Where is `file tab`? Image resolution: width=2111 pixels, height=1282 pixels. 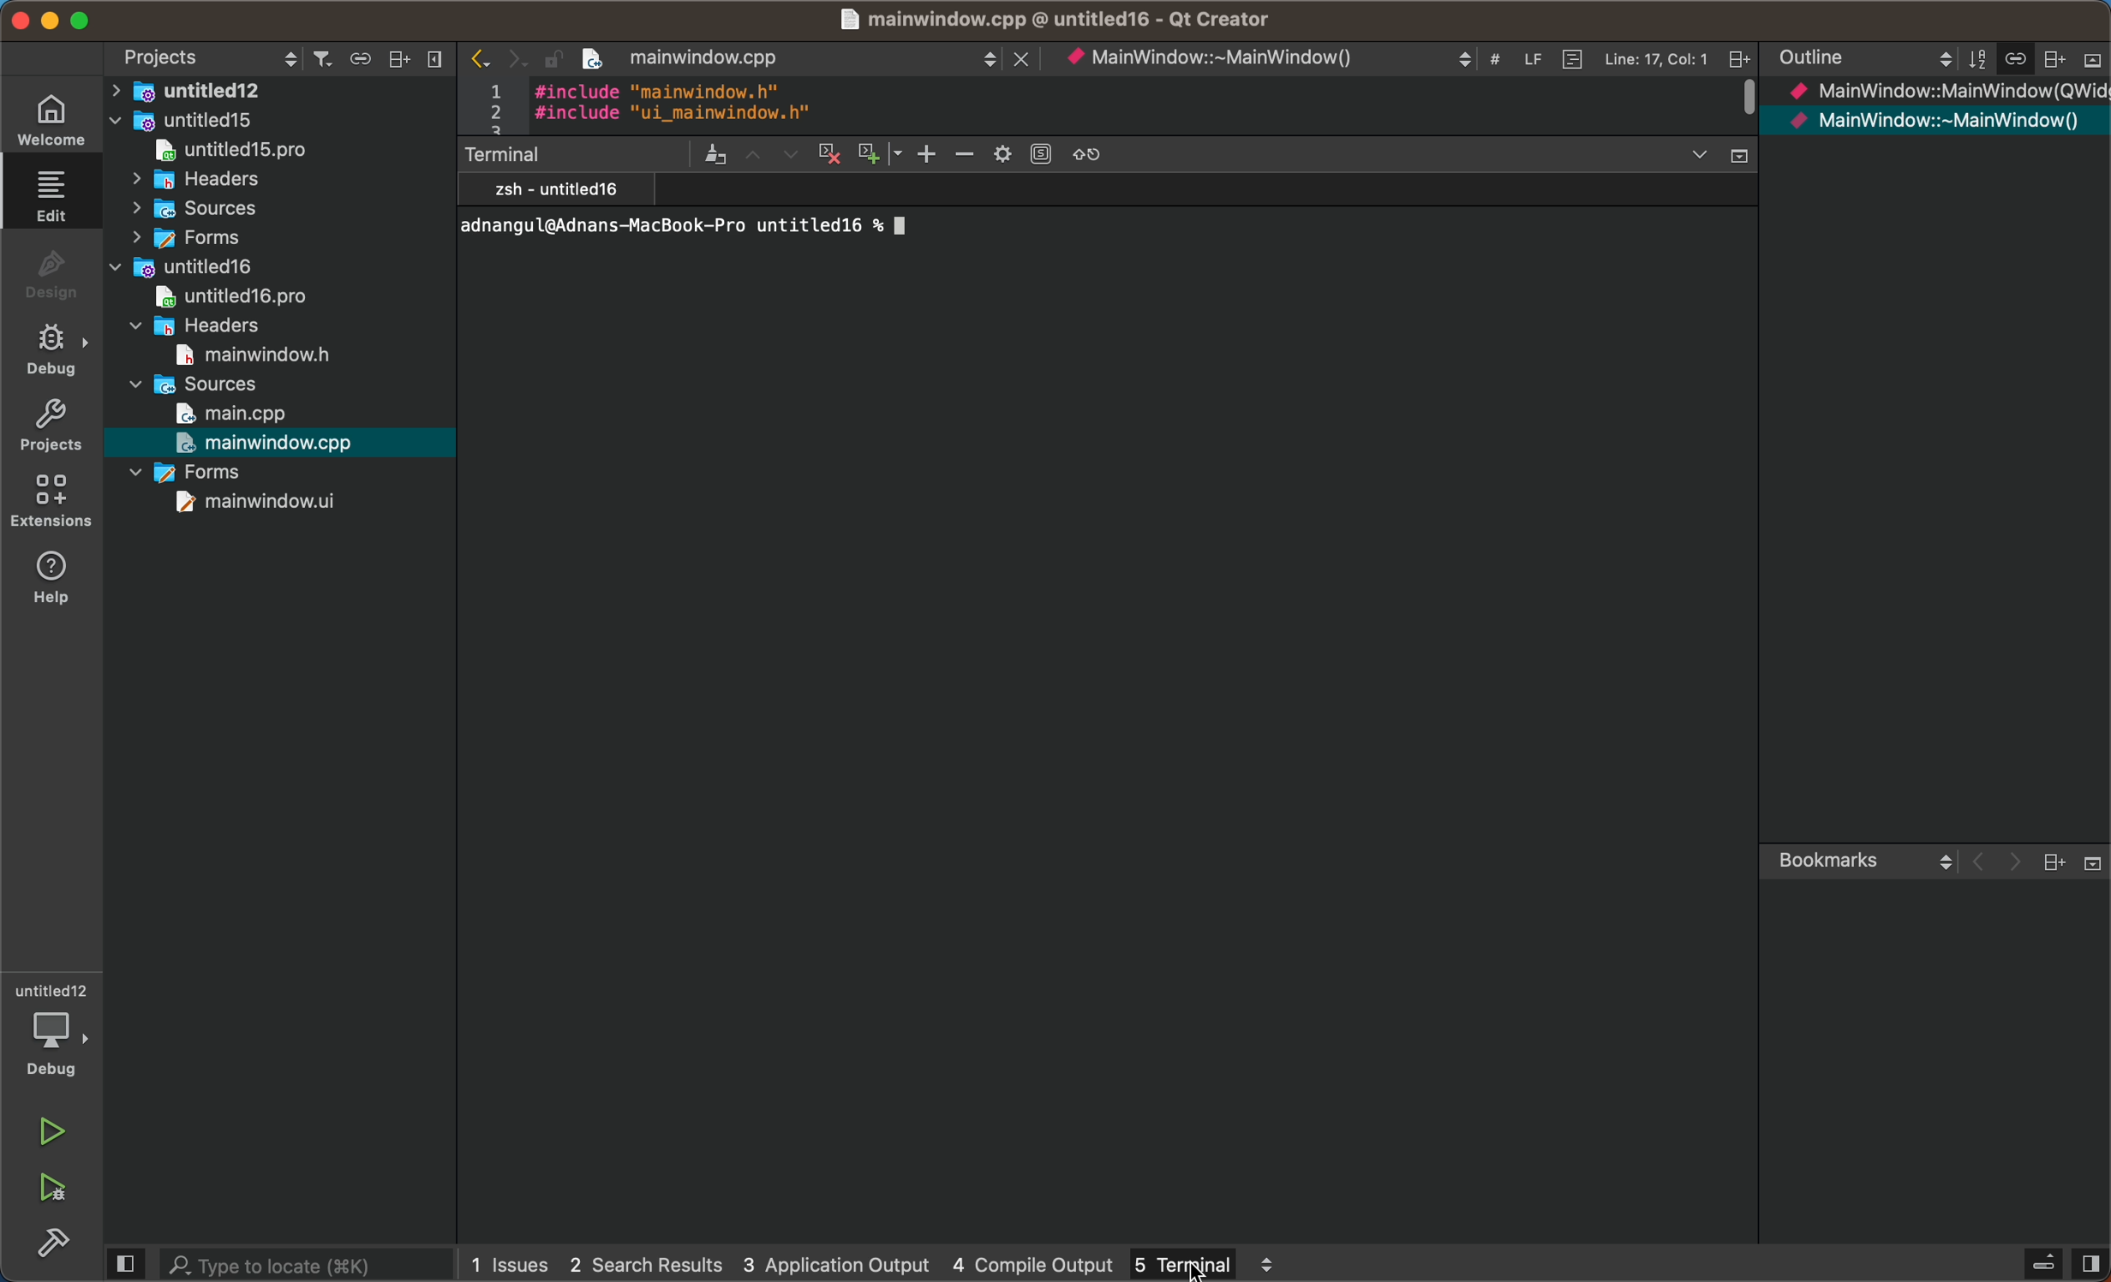 file tab is located at coordinates (817, 60).